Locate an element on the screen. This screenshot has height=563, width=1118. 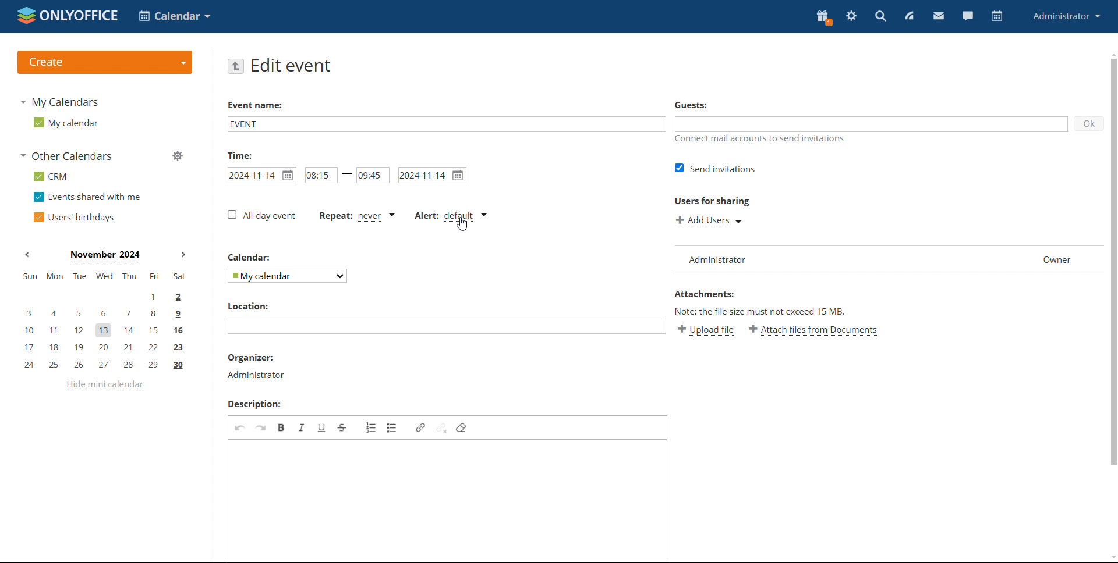
insert/remove bulleted list is located at coordinates (392, 427).